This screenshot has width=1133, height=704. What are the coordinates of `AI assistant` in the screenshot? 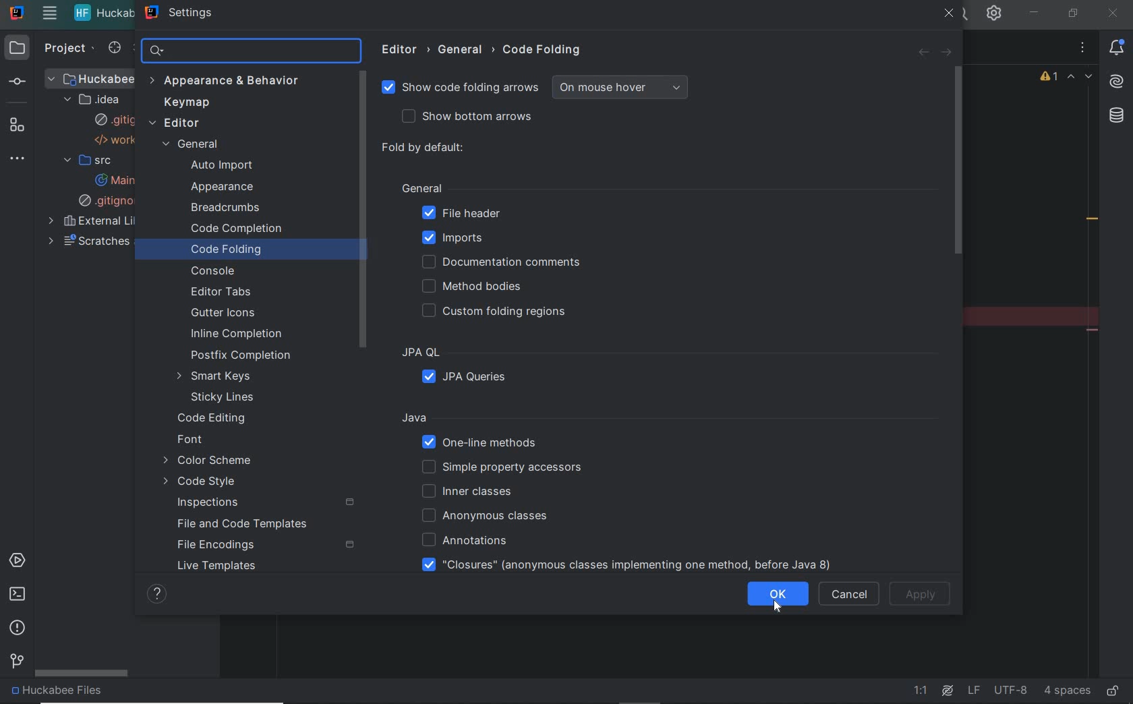 It's located at (1119, 80).